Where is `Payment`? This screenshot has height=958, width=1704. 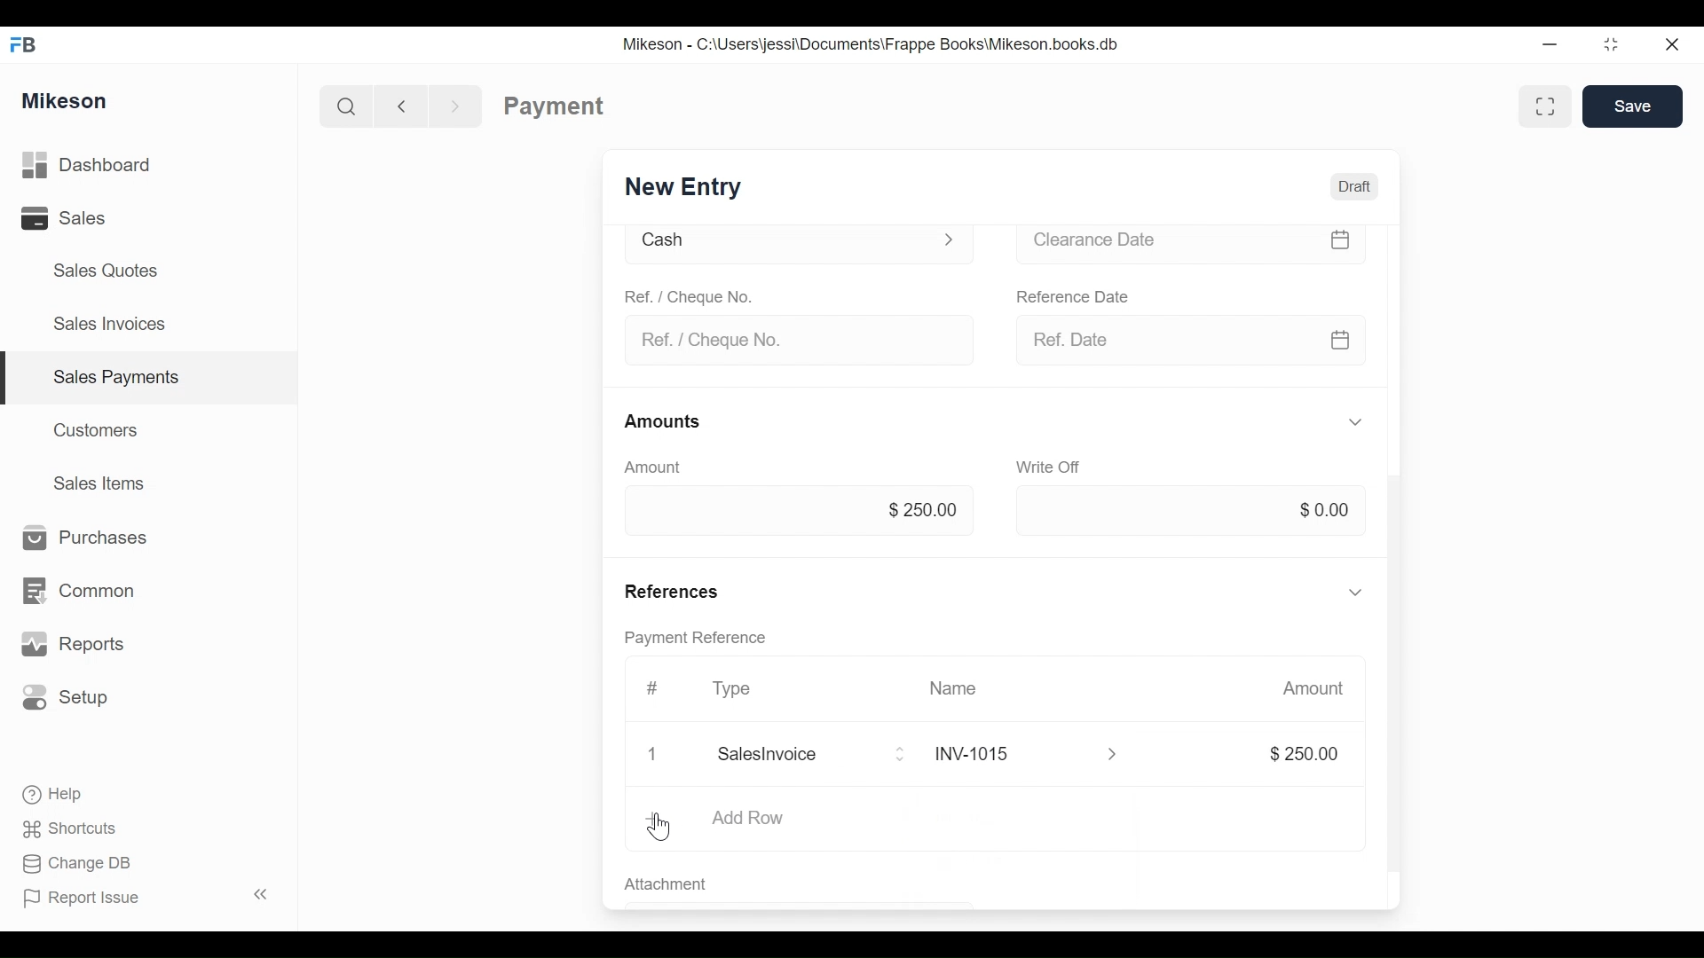 Payment is located at coordinates (553, 105).